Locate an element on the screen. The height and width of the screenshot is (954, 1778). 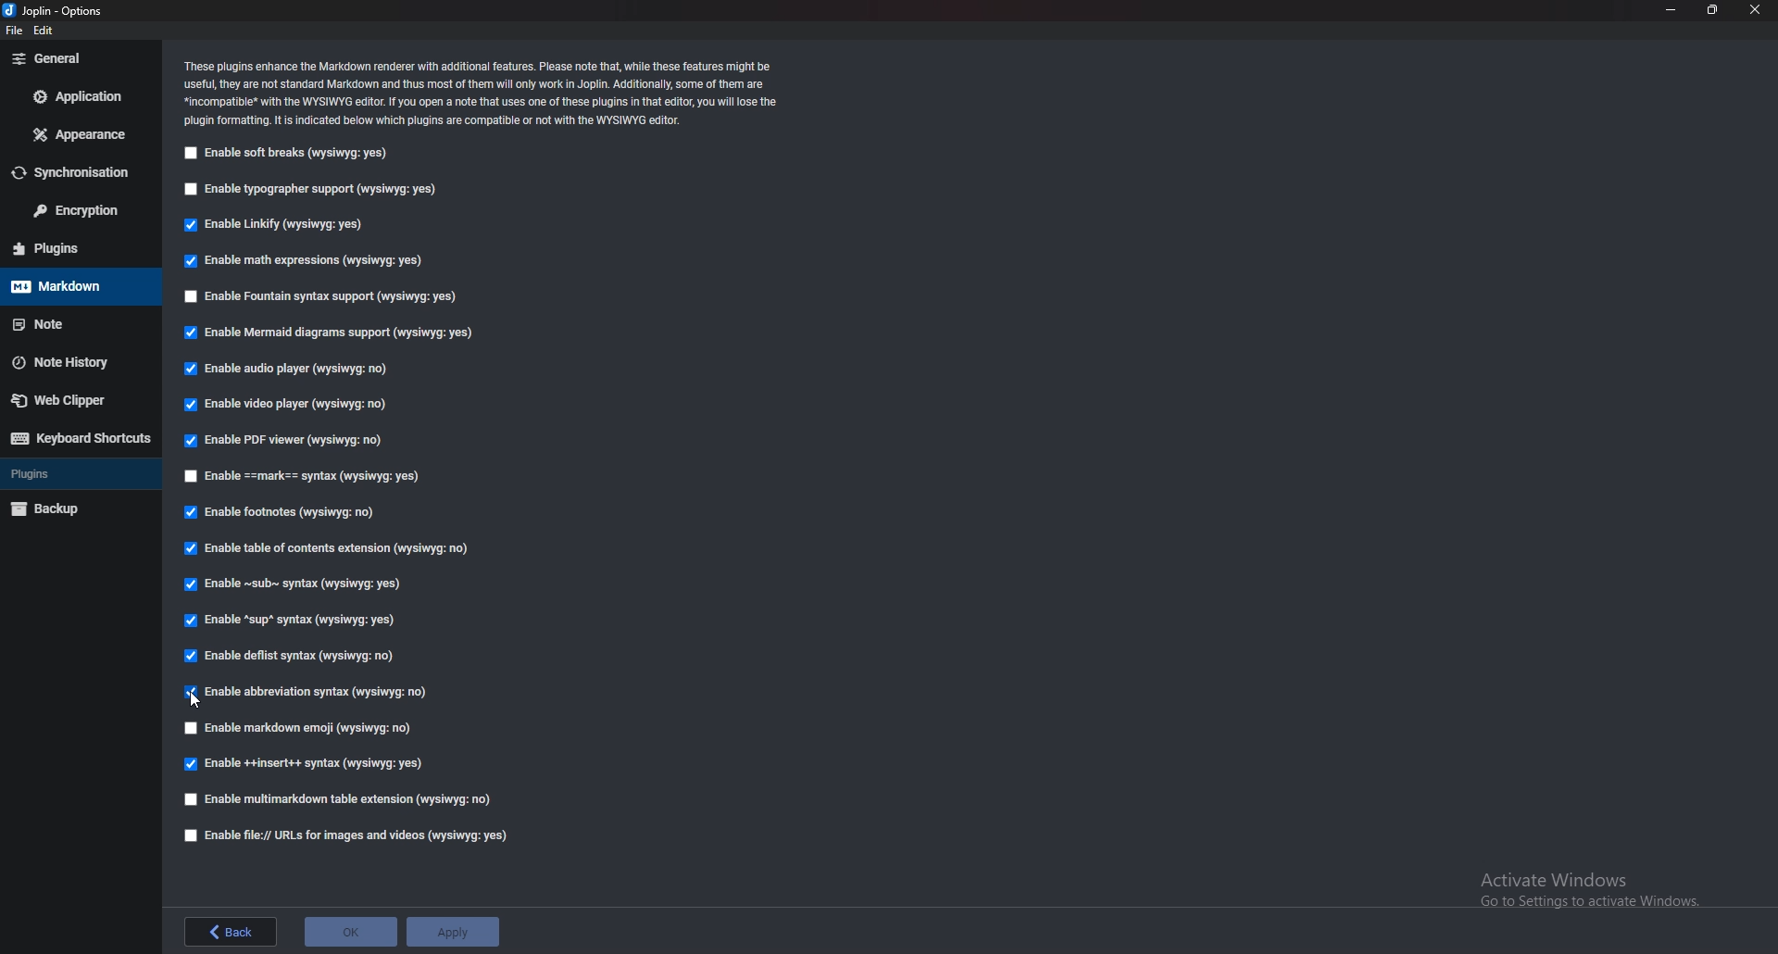
file is located at coordinates (13, 30).